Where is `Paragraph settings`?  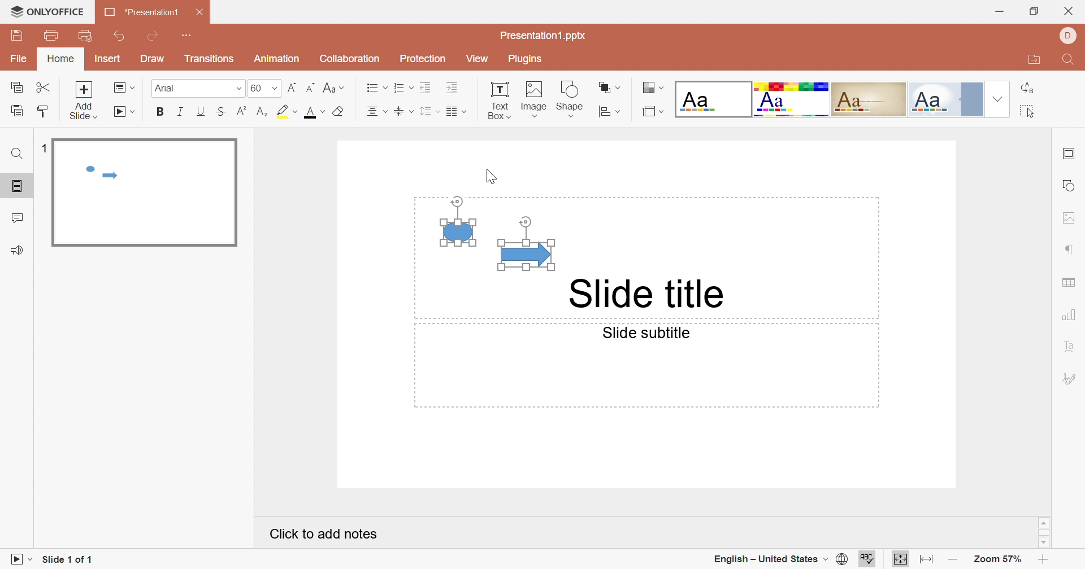 Paragraph settings is located at coordinates (1070, 251).